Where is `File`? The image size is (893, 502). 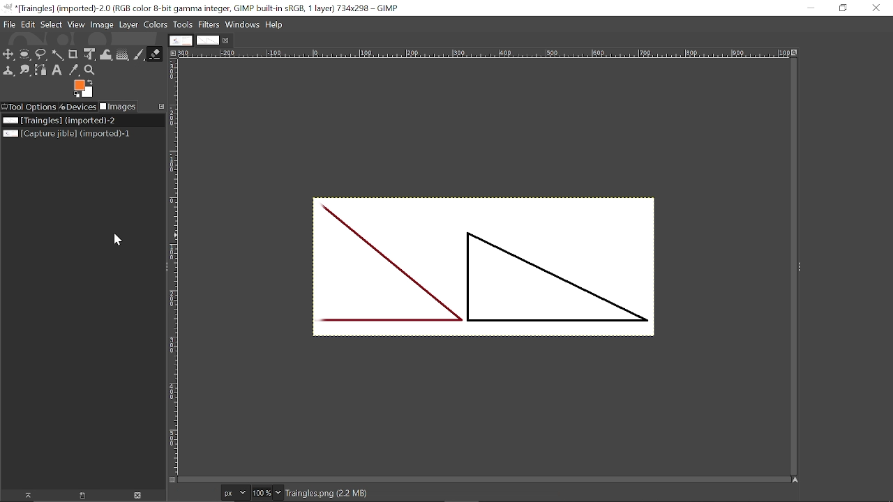
File is located at coordinates (9, 25).